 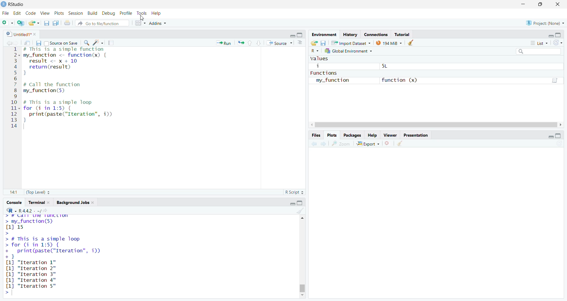 What do you see at coordinates (102, 22) in the screenshot?
I see `go to file/function` at bounding box center [102, 22].